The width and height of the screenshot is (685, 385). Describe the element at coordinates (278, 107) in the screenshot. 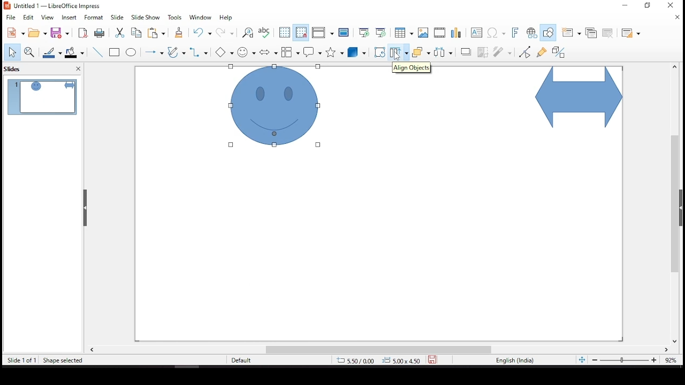

I see `object (selected)` at that location.